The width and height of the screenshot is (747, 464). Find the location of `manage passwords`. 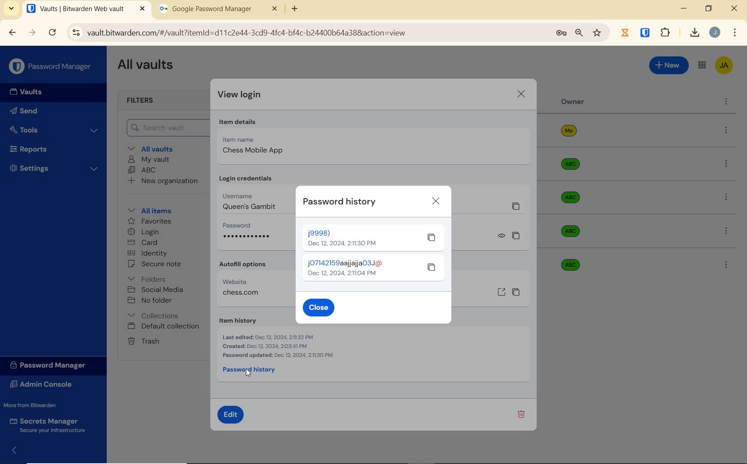

manage passwords is located at coordinates (560, 34).